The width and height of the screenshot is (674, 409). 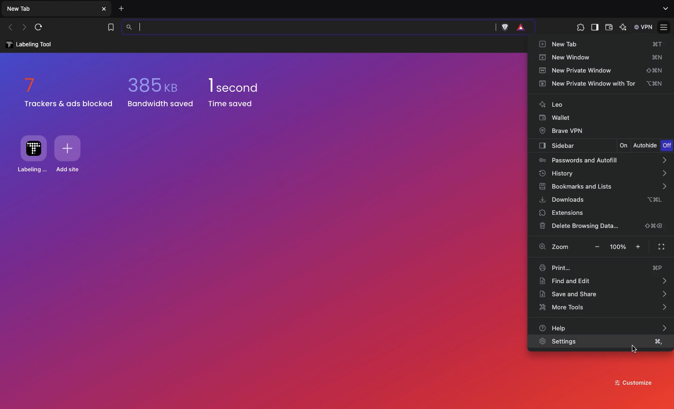 What do you see at coordinates (105, 9) in the screenshot?
I see `close tab` at bounding box center [105, 9].